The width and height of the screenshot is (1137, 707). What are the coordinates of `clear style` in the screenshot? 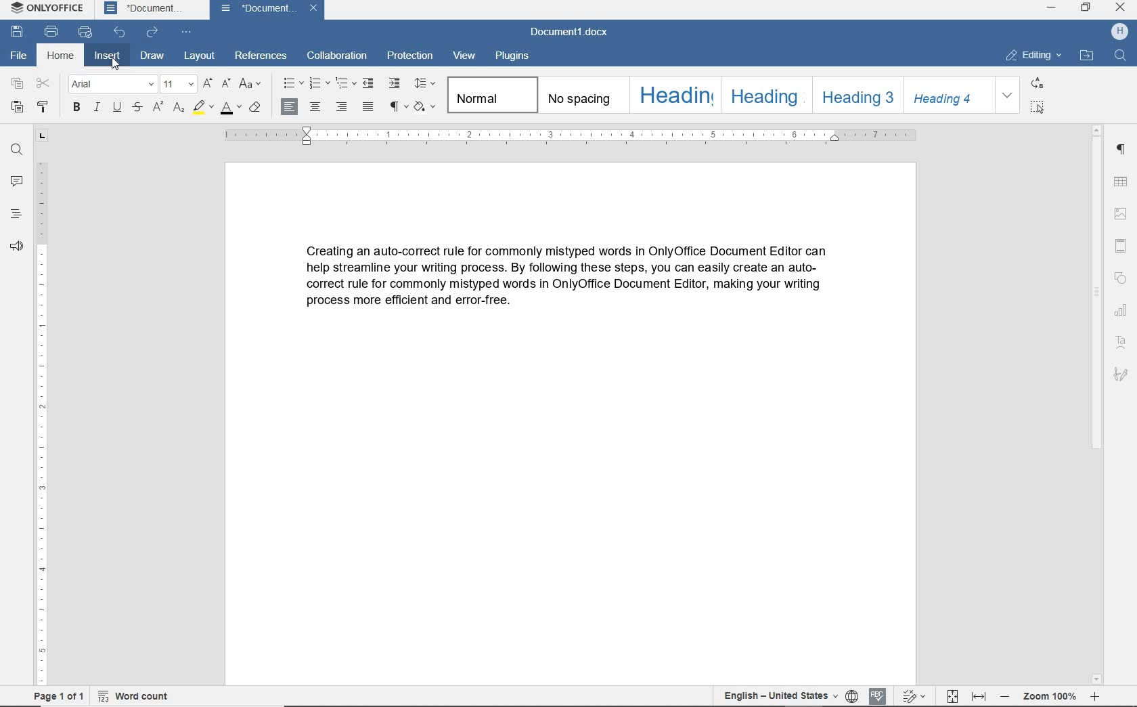 It's located at (256, 108).